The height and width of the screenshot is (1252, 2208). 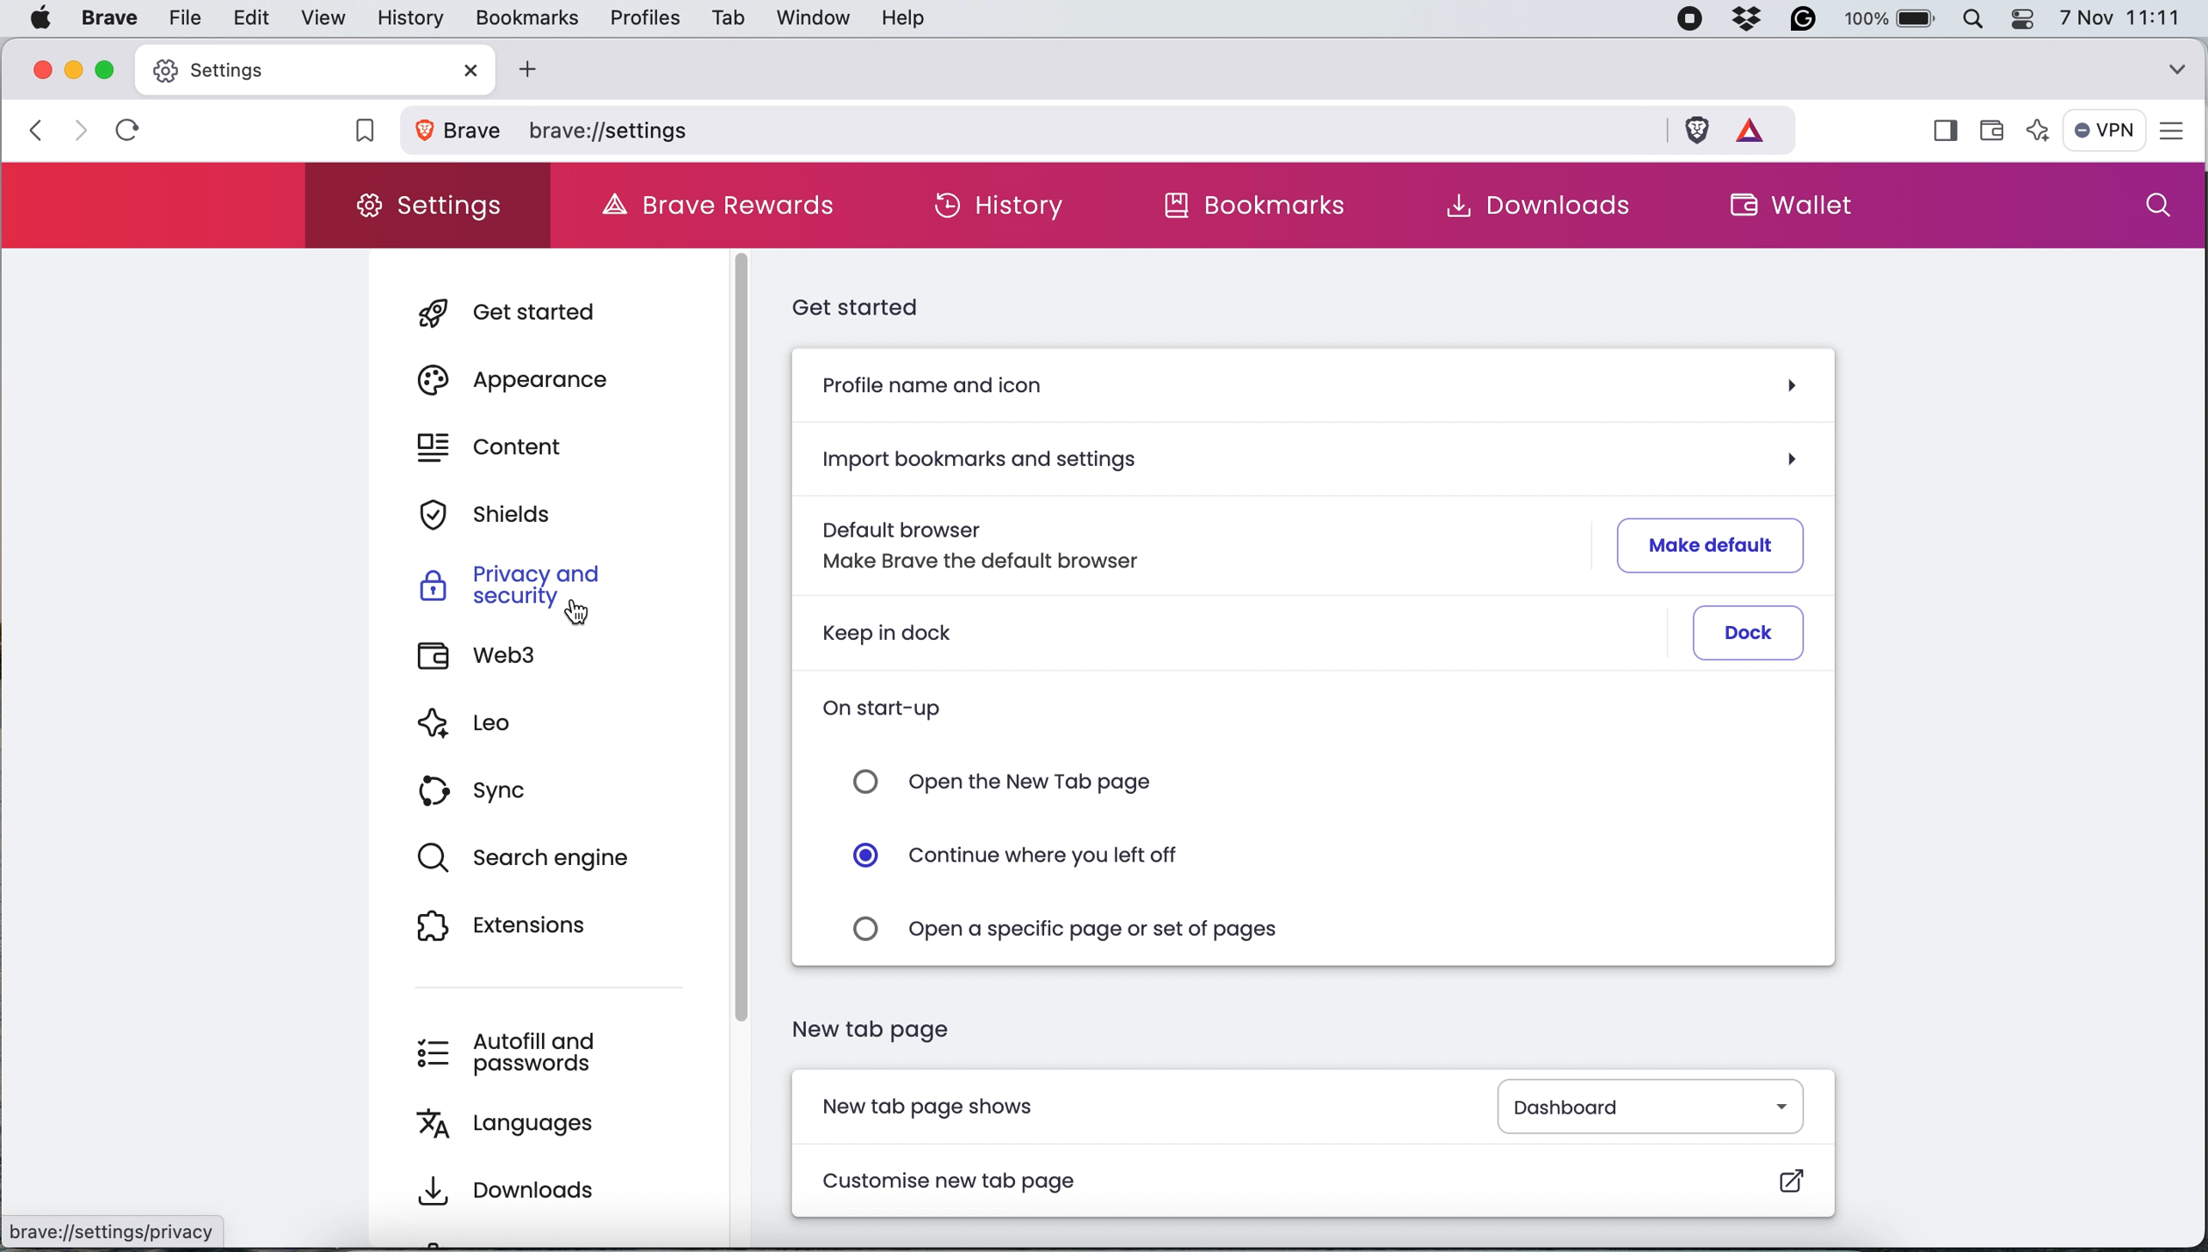 I want to click on history, so click(x=408, y=19).